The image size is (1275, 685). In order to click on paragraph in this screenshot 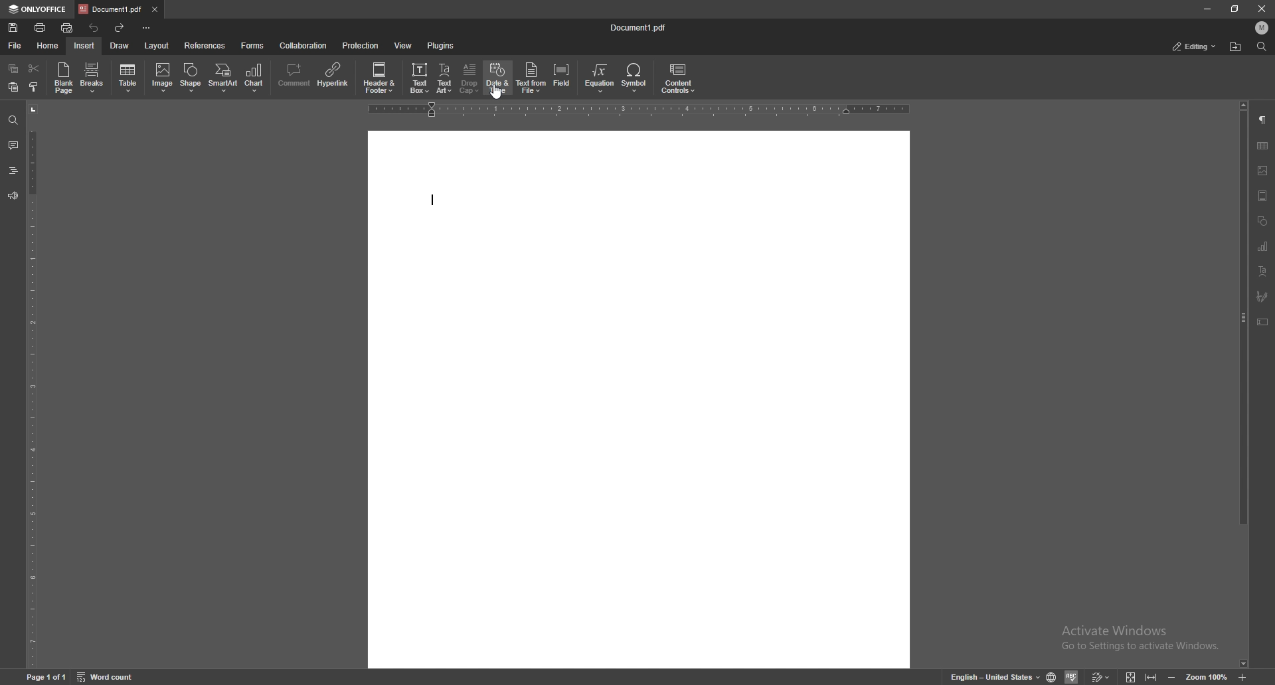, I will do `click(1263, 121)`.